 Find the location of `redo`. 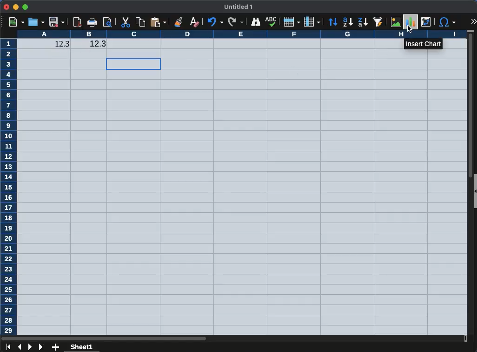

redo is located at coordinates (236, 22).